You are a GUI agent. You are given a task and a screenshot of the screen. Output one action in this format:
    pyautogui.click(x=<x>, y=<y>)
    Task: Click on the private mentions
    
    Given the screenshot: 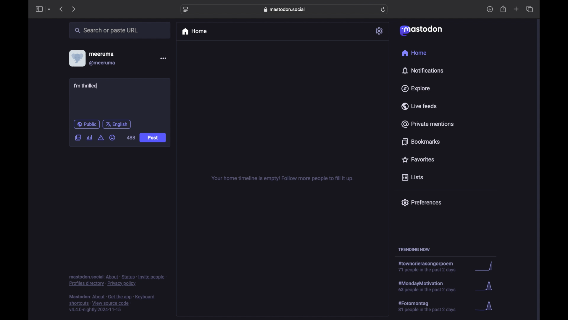 What is the action you would take?
    pyautogui.click(x=427, y=124)
    